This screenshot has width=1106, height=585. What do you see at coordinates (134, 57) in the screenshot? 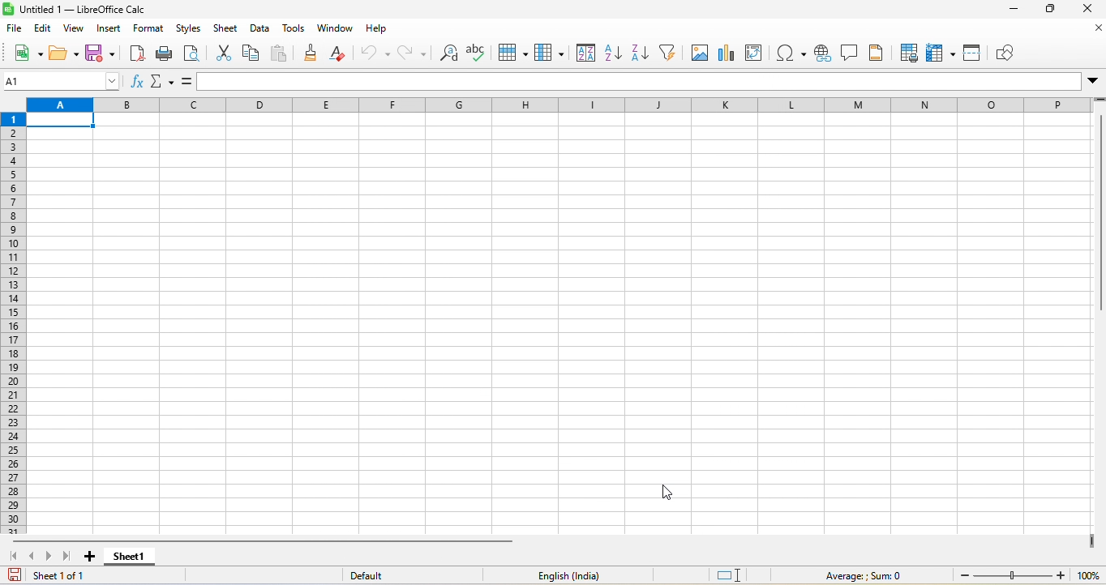
I see `export direct as pdf` at bounding box center [134, 57].